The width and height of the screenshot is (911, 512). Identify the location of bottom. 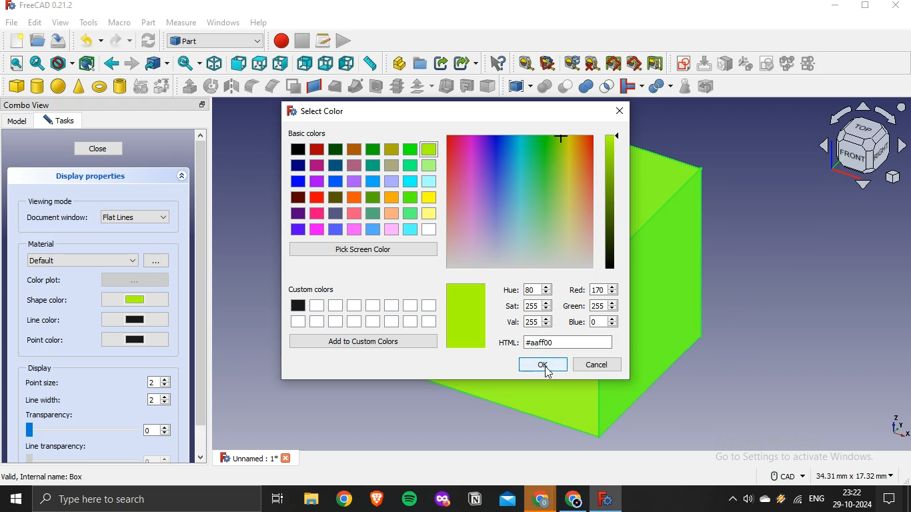
(326, 63).